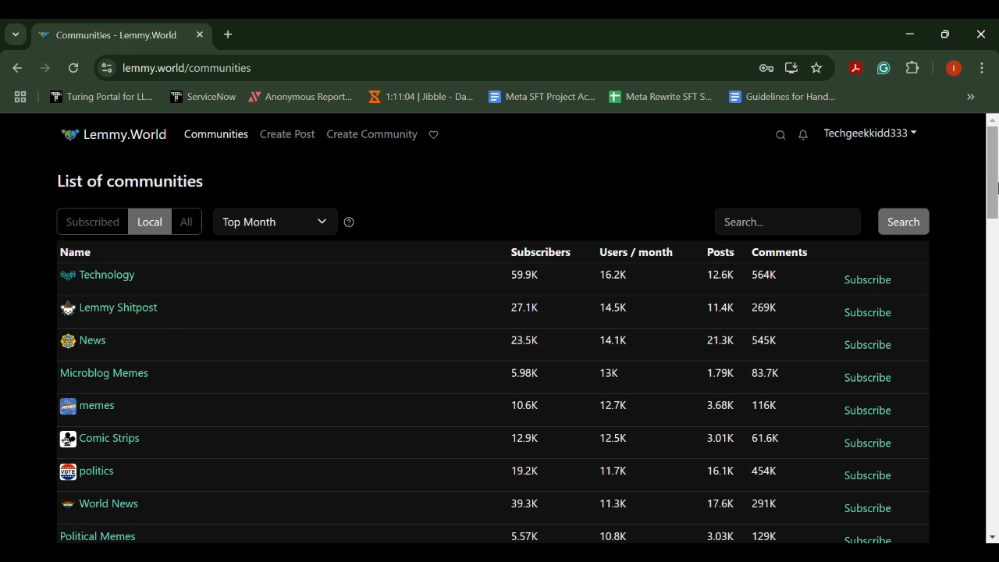 Image resolution: width=999 pixels, height=562 pixels. Describe the element at coordinates (189, 67) in the screenshot. I see `lemmy.world/communities` at that location.